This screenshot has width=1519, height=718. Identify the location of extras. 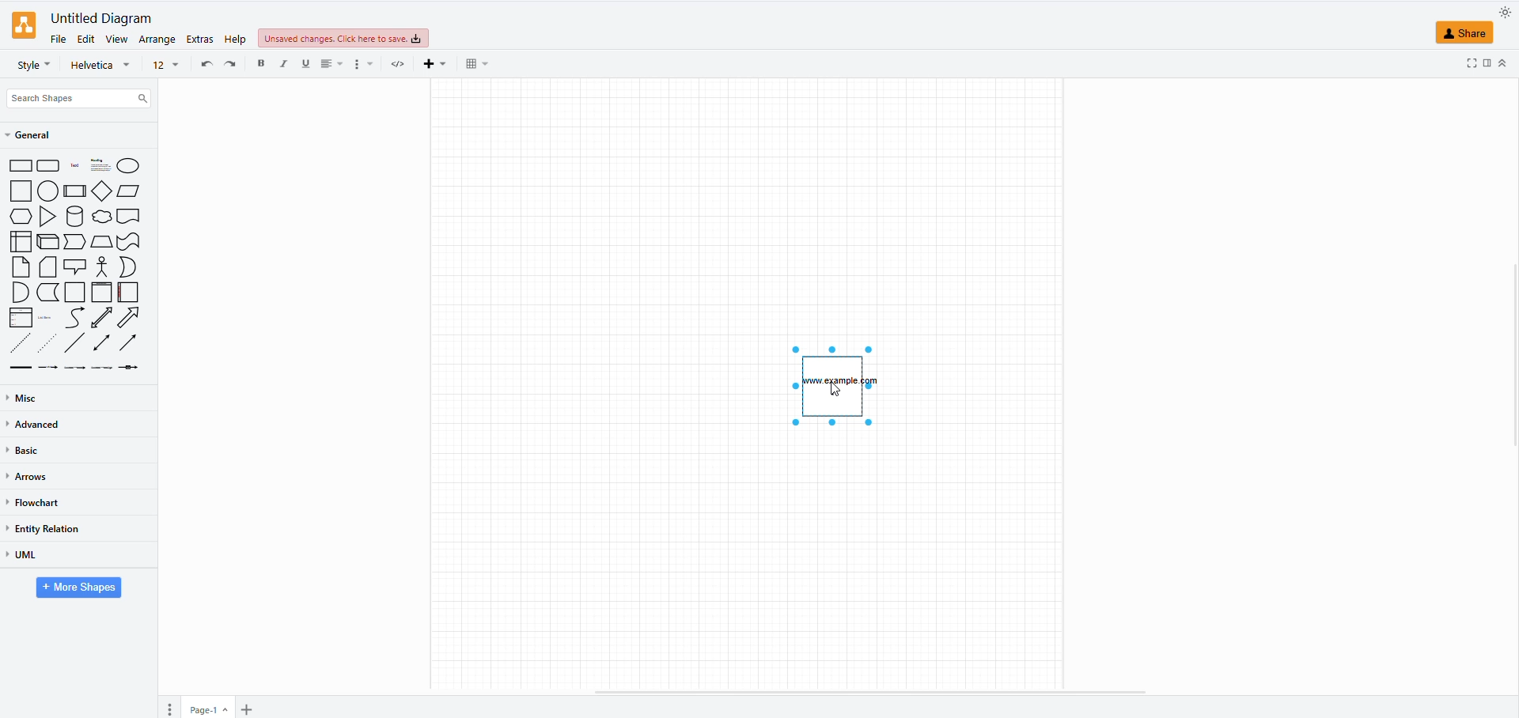
(198, 39).